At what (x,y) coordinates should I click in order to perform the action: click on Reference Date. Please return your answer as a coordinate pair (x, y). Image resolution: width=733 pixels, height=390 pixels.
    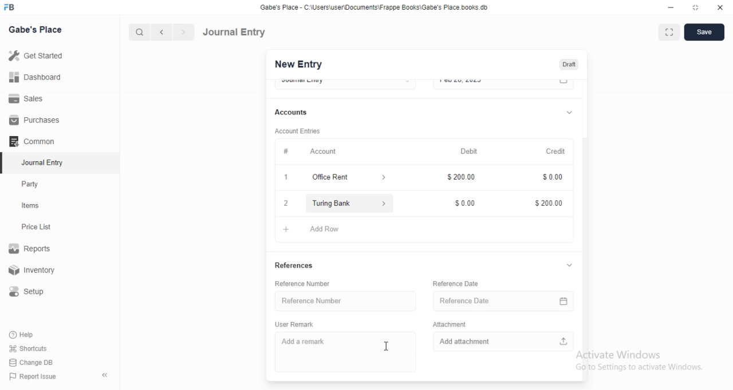
    Looking at the image, I should click on (500, 301).